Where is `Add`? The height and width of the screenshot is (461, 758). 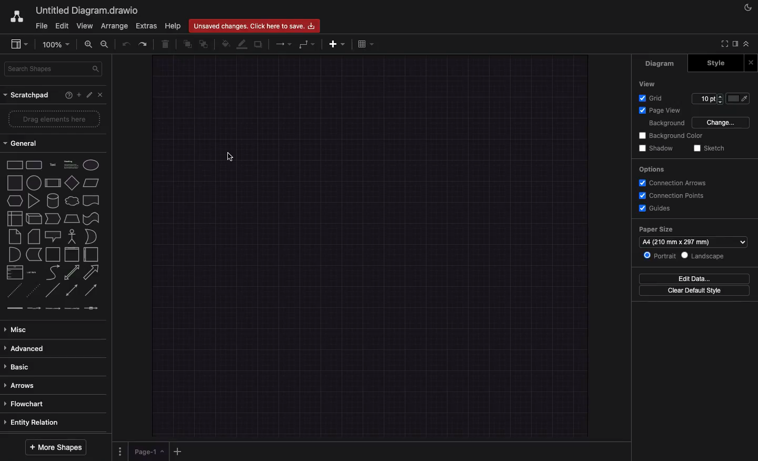
Add is located at coordinates (339, 44).